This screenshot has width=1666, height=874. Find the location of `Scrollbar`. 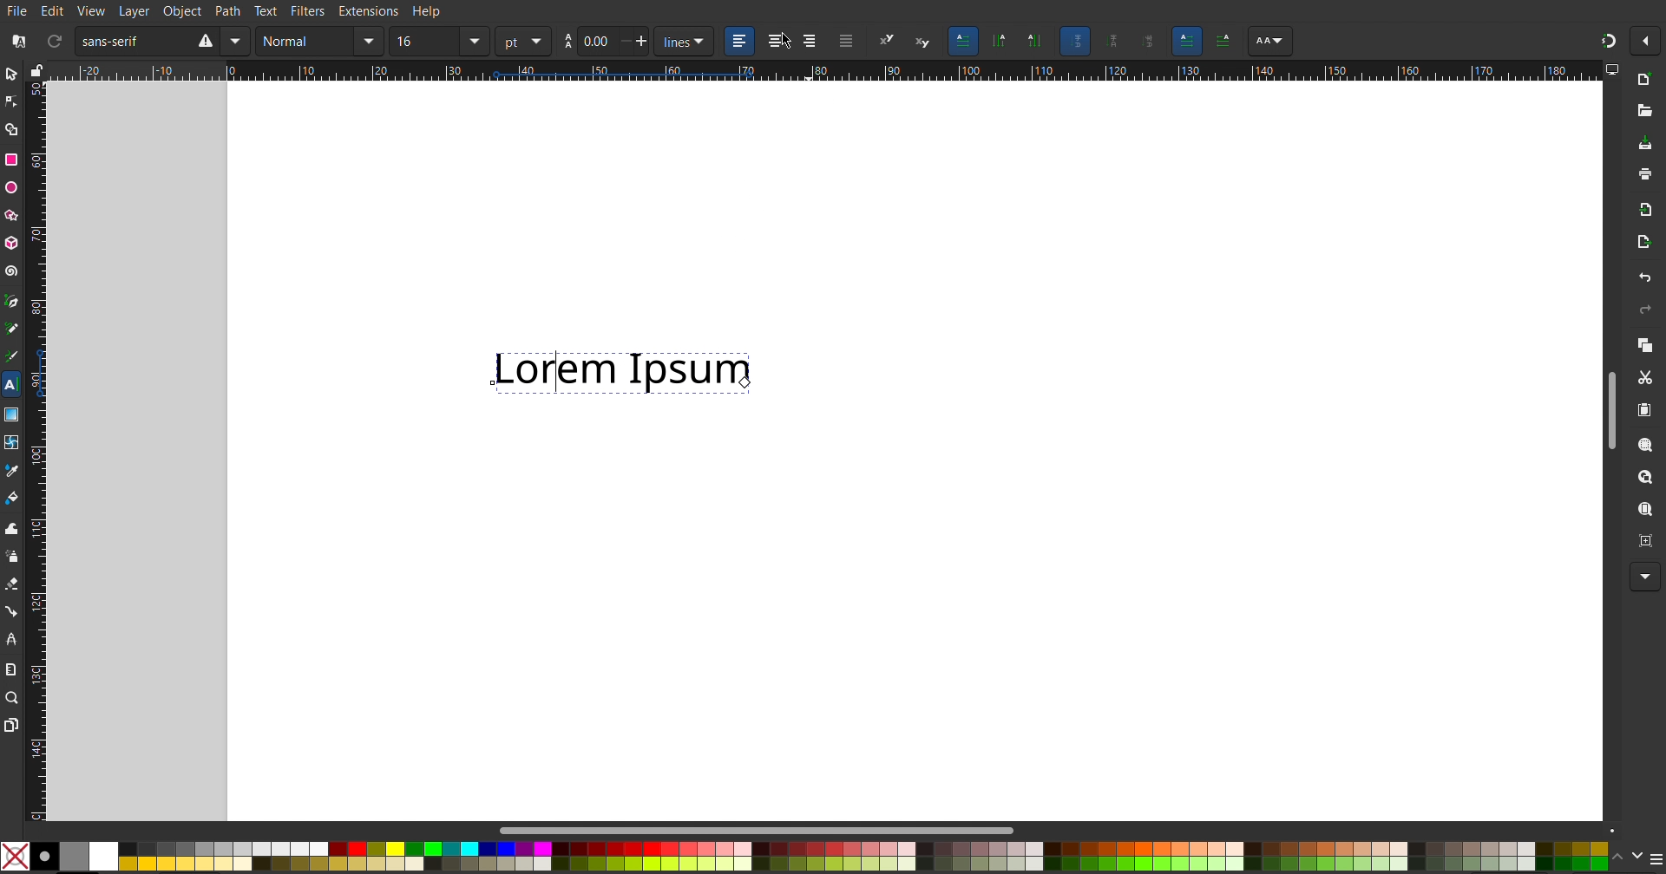

Scrollbar is located at coordinates (762, 829).